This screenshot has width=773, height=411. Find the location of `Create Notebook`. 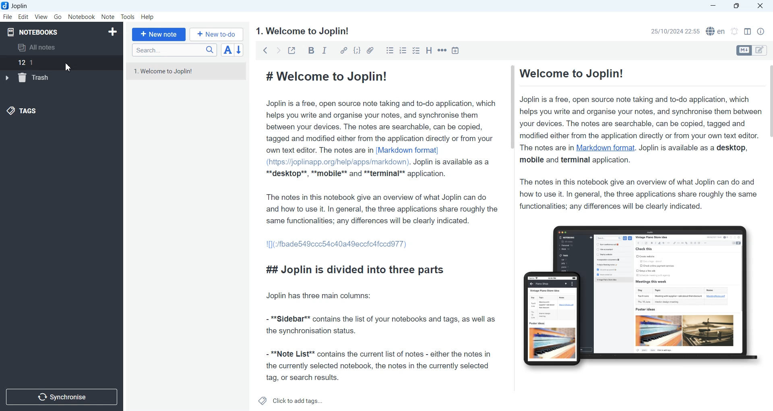

Create Notebook is located at coordinates (113, 31).